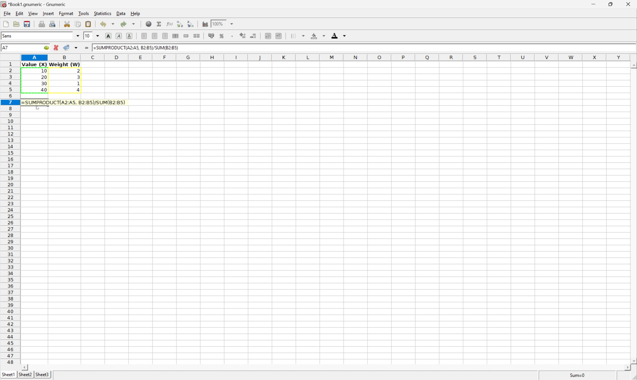  Describe the element at coordinates (593, 4) in the screenshot. I see `Minimize` at that location.